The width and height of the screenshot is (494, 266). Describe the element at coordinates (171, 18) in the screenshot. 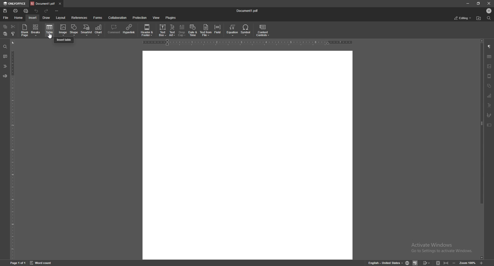

I see `plugins` at that location.